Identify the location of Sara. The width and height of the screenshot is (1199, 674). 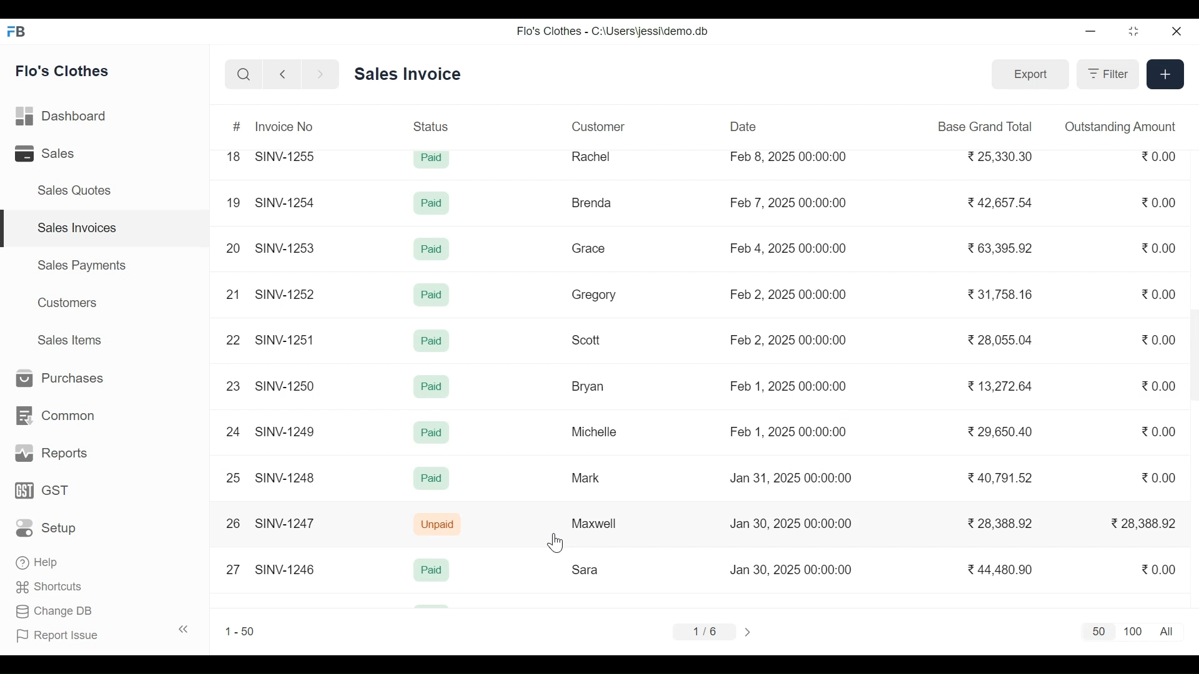
(587, 570).